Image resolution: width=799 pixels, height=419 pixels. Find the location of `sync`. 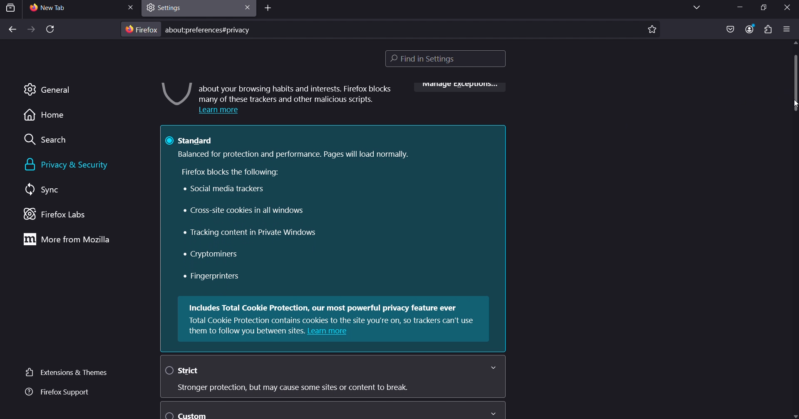

sync is located at coordinates (44, 190).